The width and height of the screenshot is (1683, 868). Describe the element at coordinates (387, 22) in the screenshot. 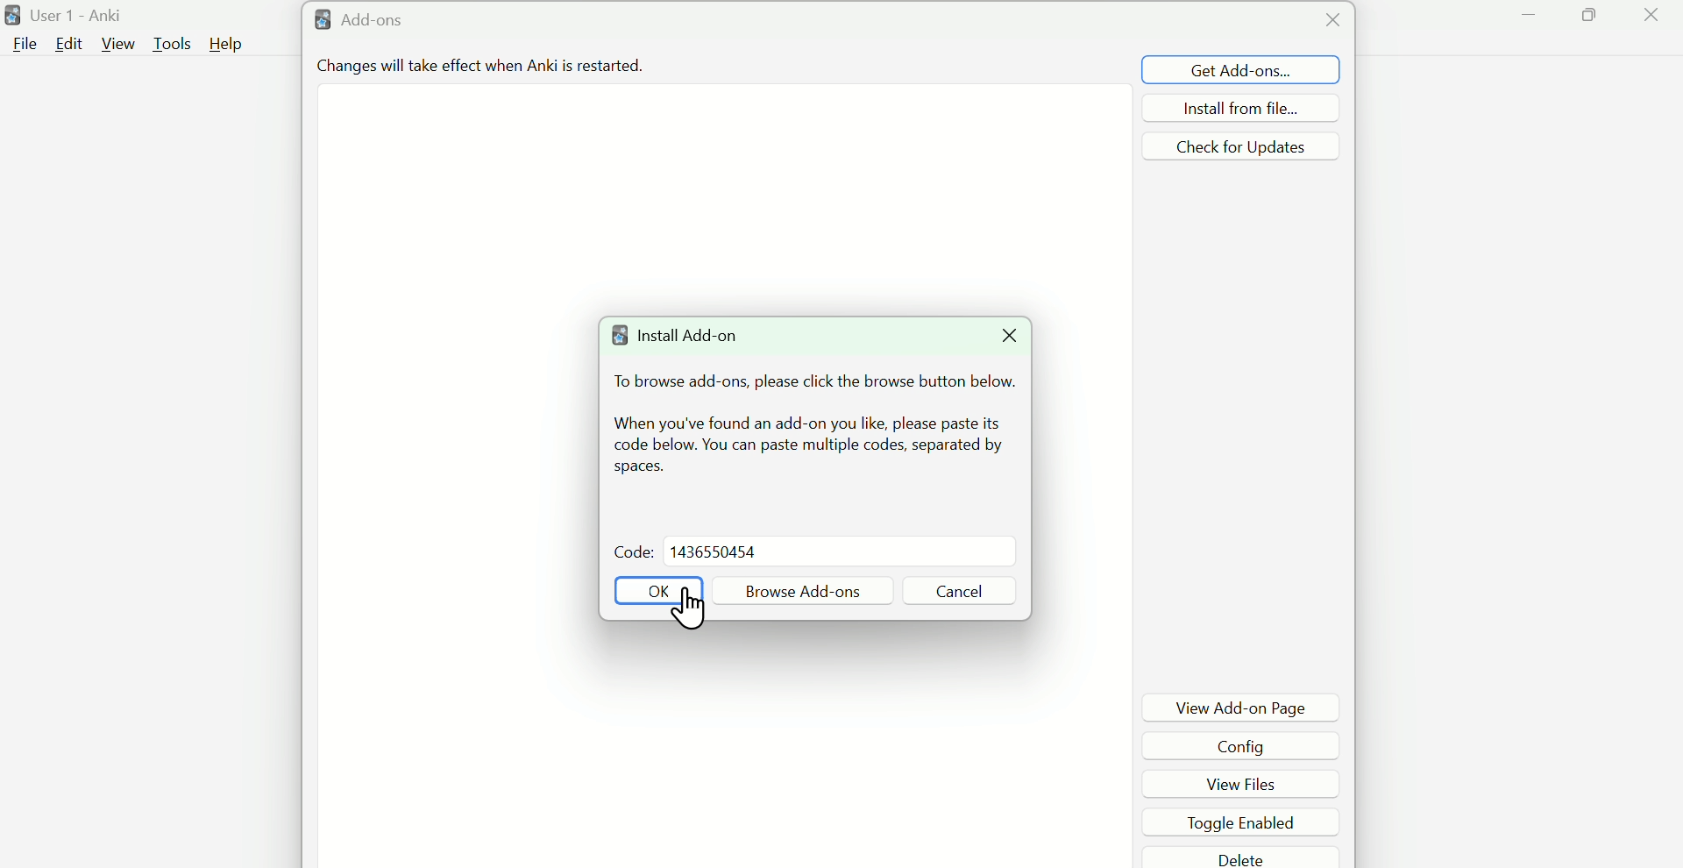

I see `& Add-ons` at that location.